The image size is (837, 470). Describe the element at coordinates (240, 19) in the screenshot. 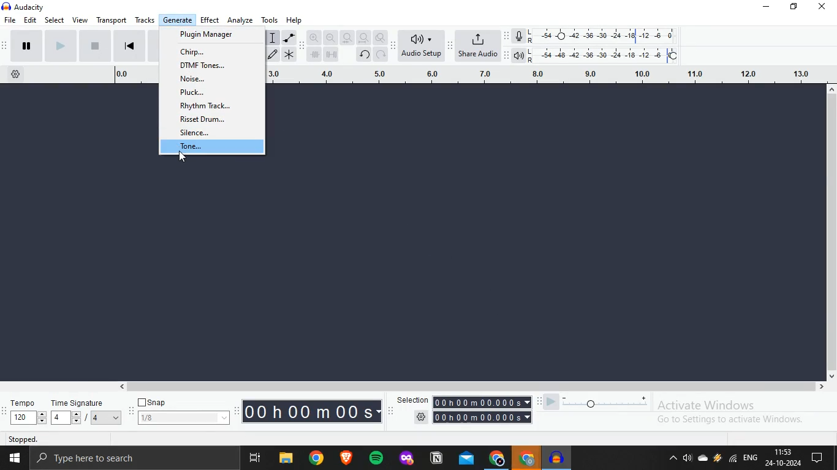

I see `Analyze` at that location.